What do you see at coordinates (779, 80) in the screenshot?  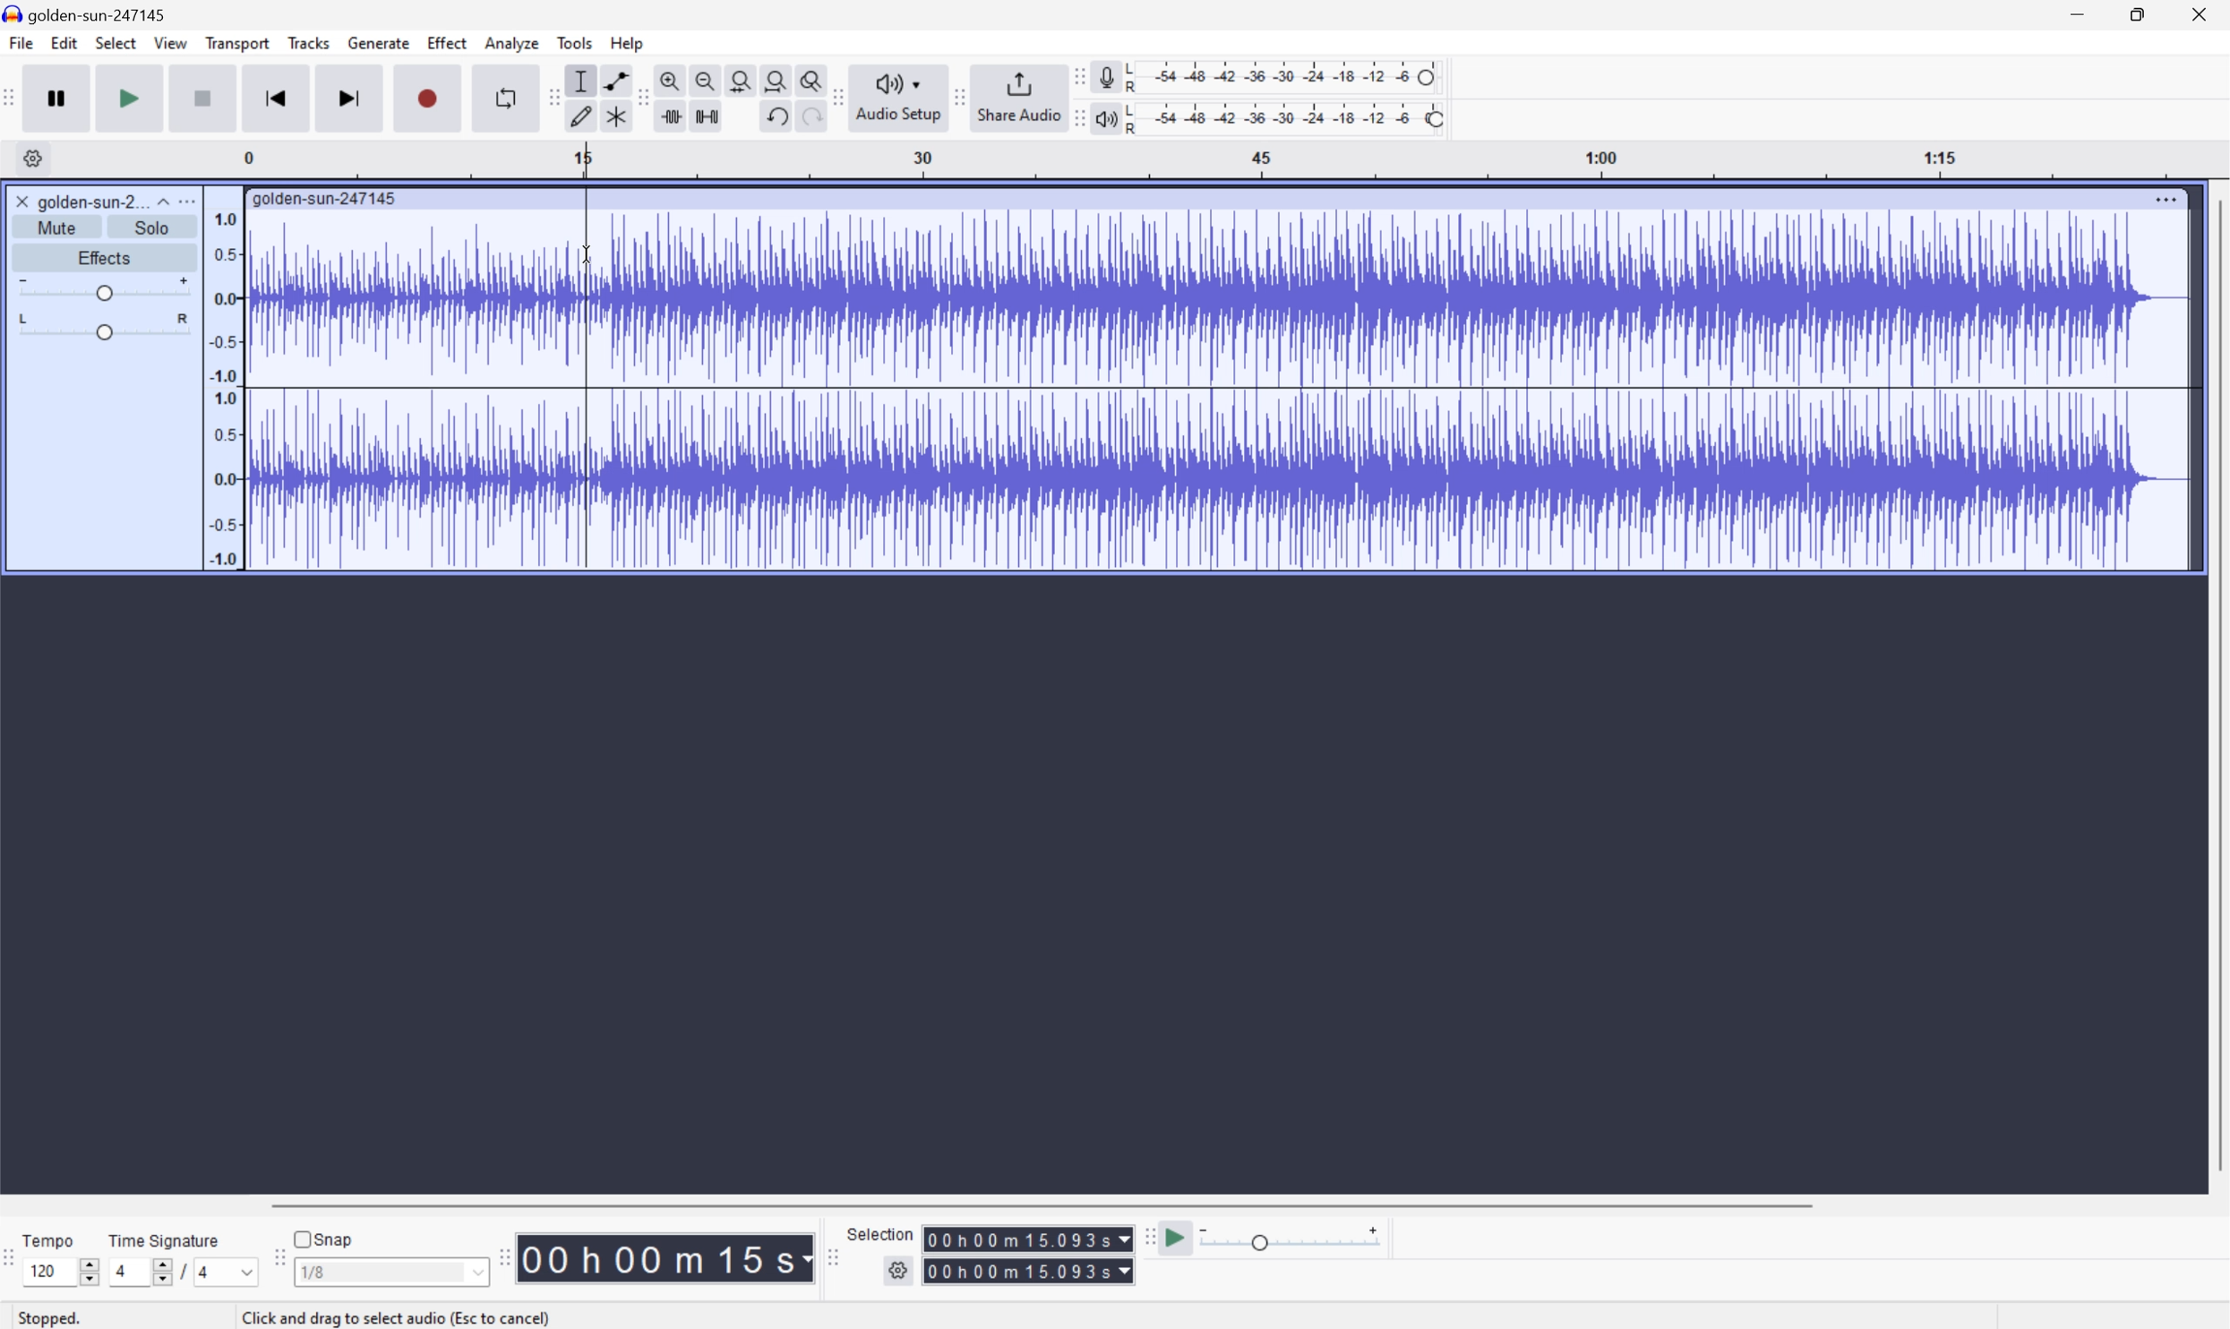 I see `Fit project to width` at bounding box center [779, 80].